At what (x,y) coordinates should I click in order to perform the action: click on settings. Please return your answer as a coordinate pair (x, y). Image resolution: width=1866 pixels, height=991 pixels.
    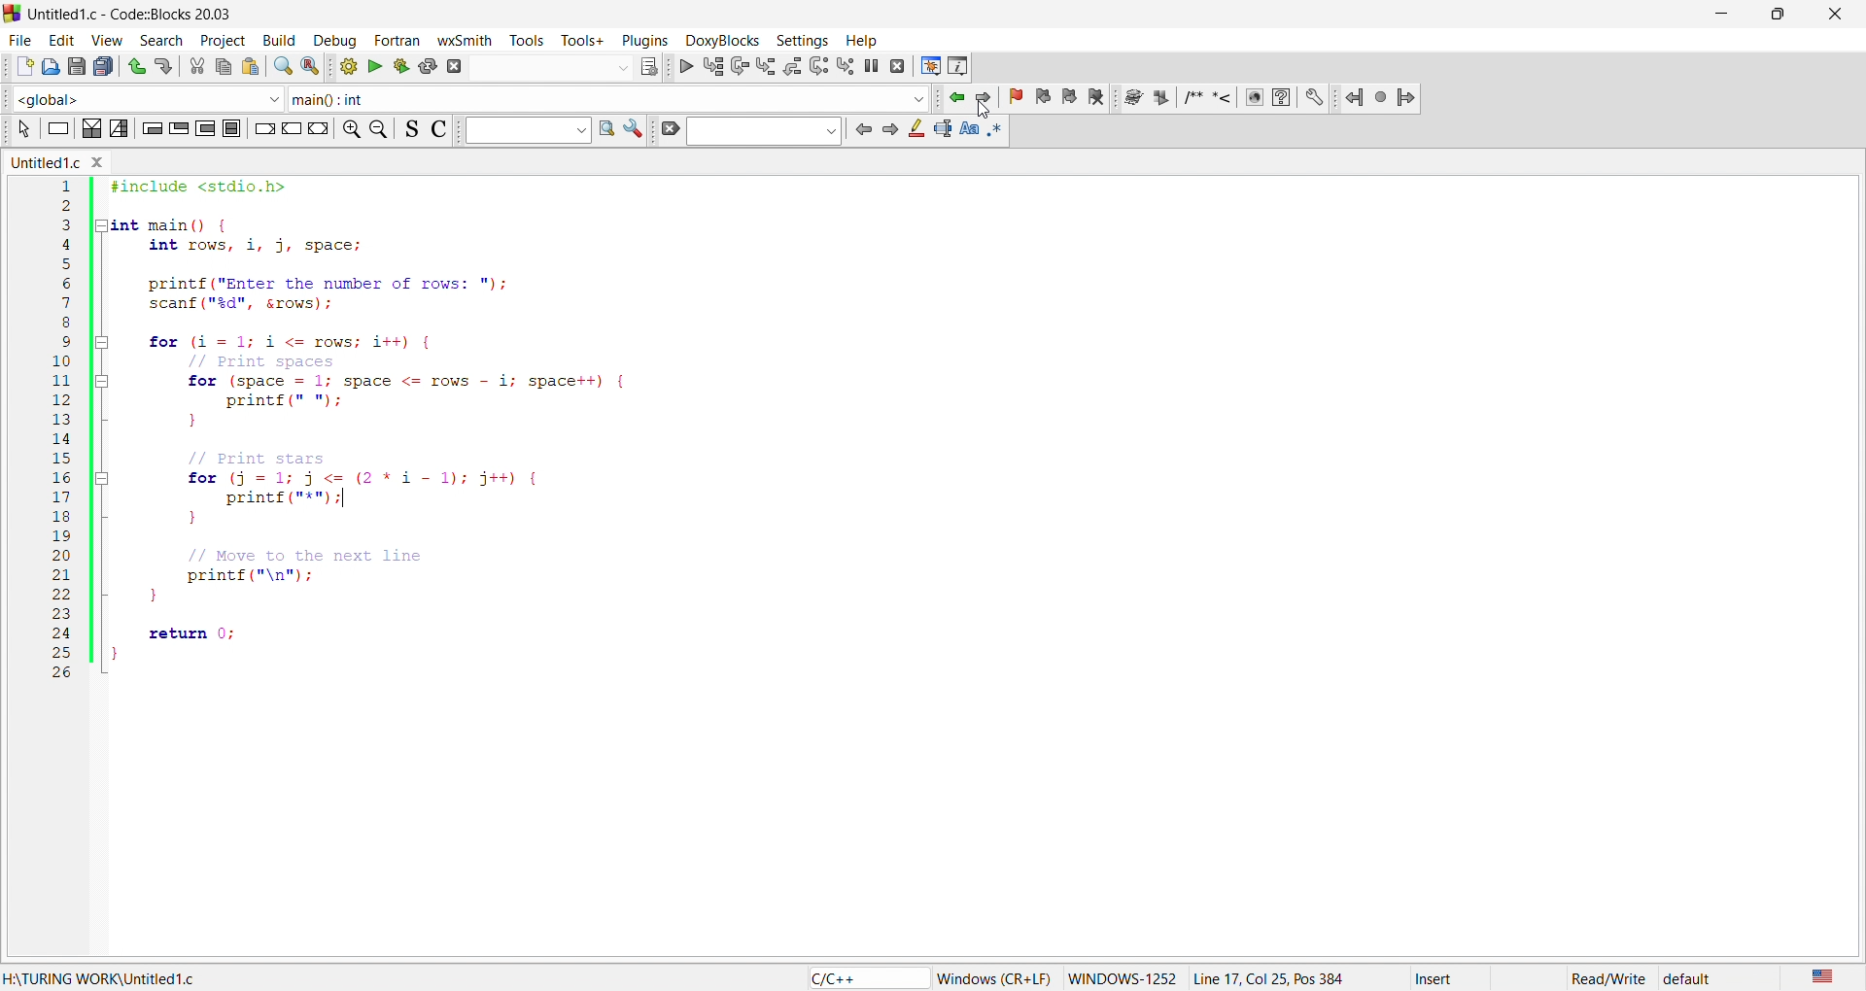
    Looking at the image, I should click on (799, 38).